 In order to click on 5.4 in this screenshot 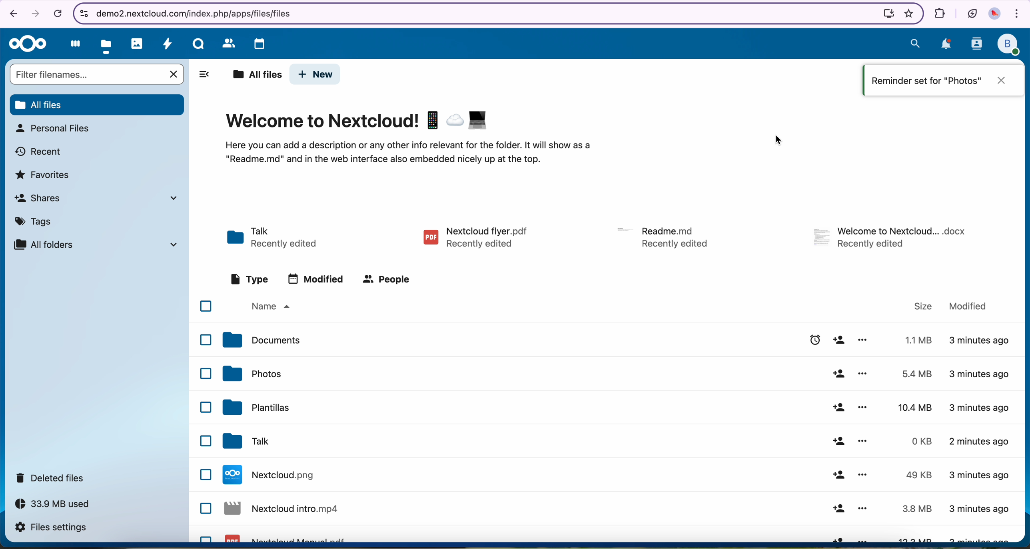, I will do `click(920, 374)`.